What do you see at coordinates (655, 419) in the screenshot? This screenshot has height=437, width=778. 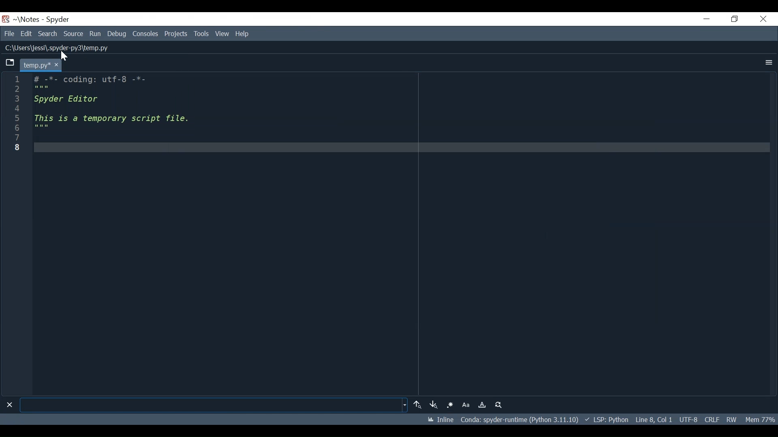 I see `Cursor Position` at bounding box center [655, 419].